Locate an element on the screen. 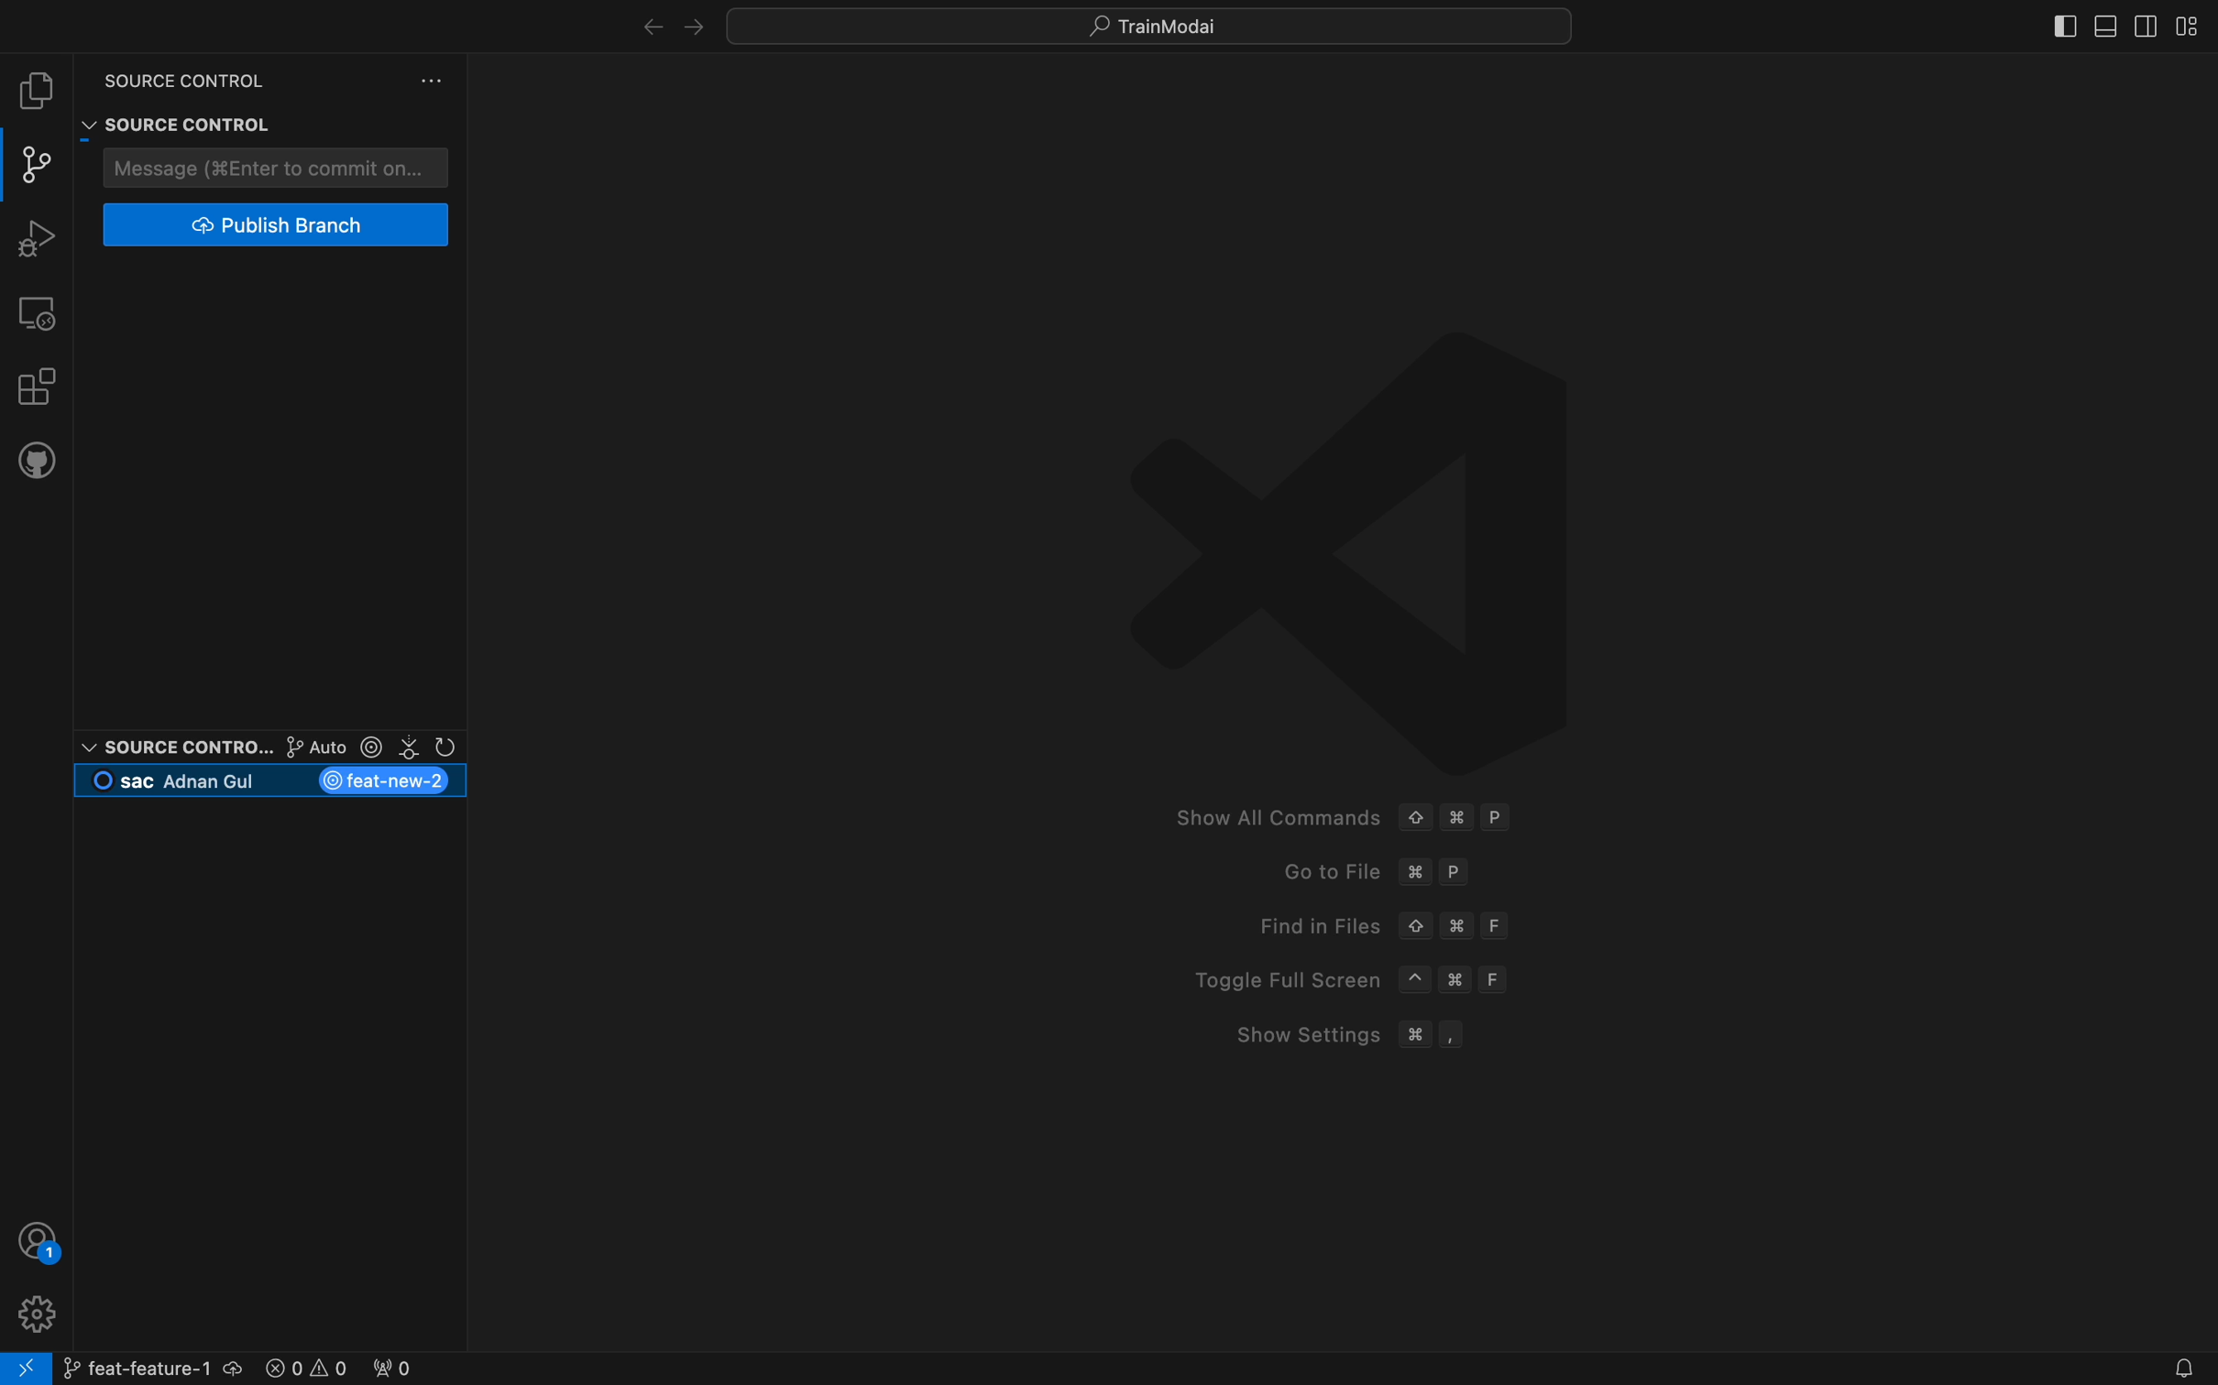  Show Settings is located at coordinates (1294, 1033).